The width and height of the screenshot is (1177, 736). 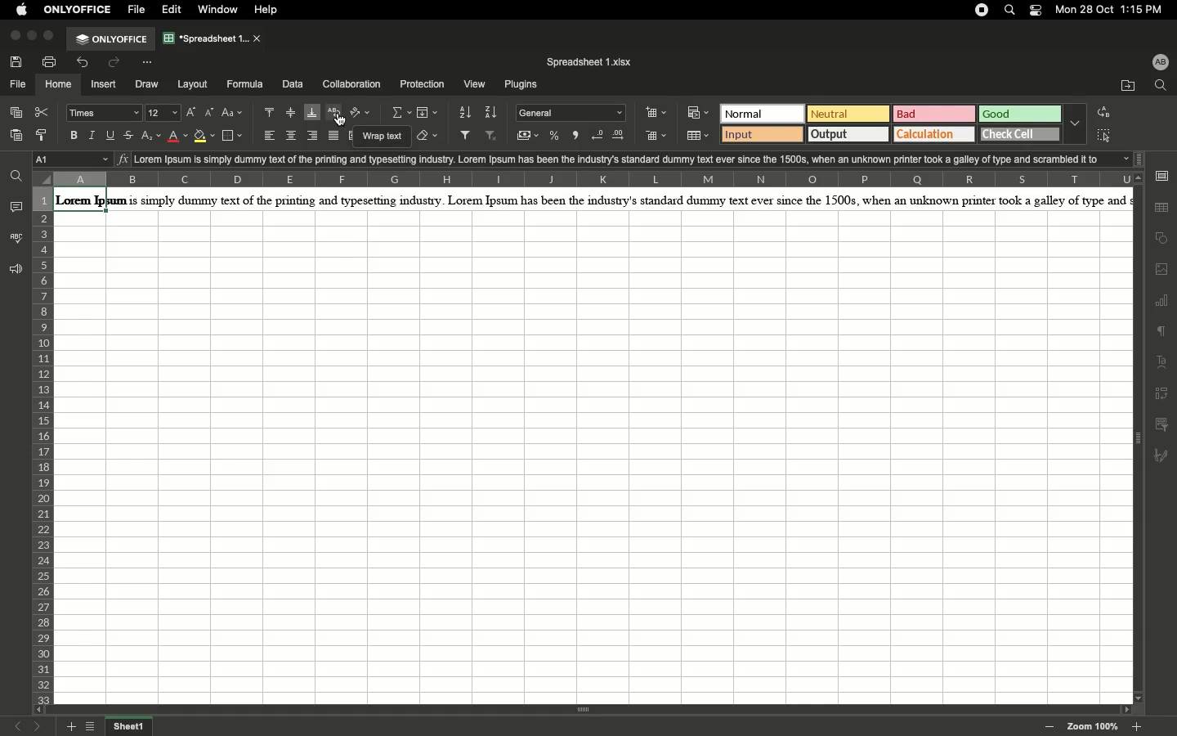 I want to click on Decrease decimal, so click(x=599, y=136).